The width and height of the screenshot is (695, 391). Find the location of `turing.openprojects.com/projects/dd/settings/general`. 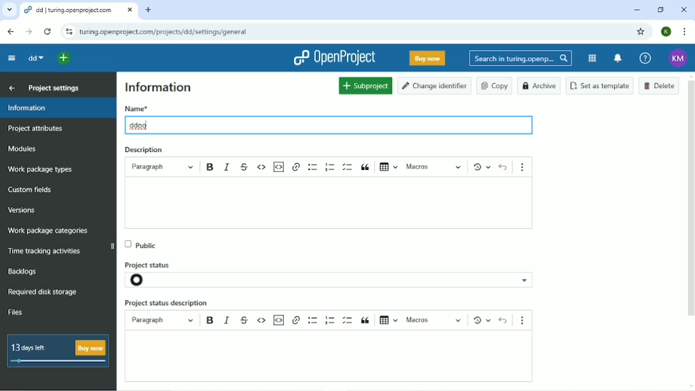

turing.openprojects.com/projects/dd/settings/general is located at coordinates (167, 31).